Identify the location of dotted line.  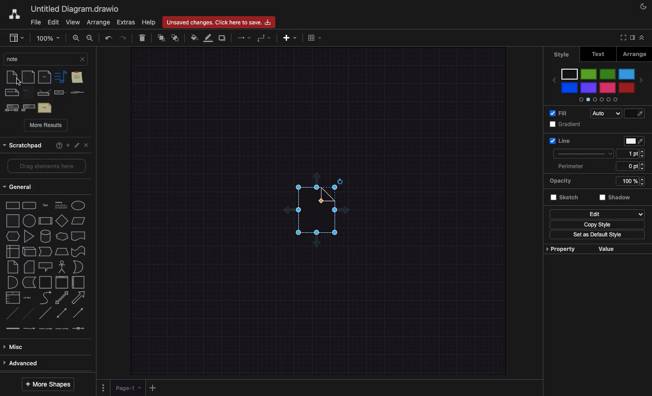
(29, 315).